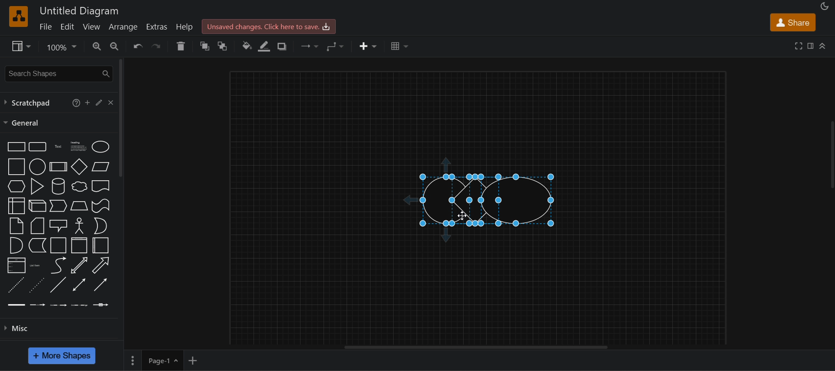 Image resolution: width=835 pixels, height=371 pixels. Describe the element at coordinates (485, 176) in the screenshot. I see `action points to transform shape` at that location.